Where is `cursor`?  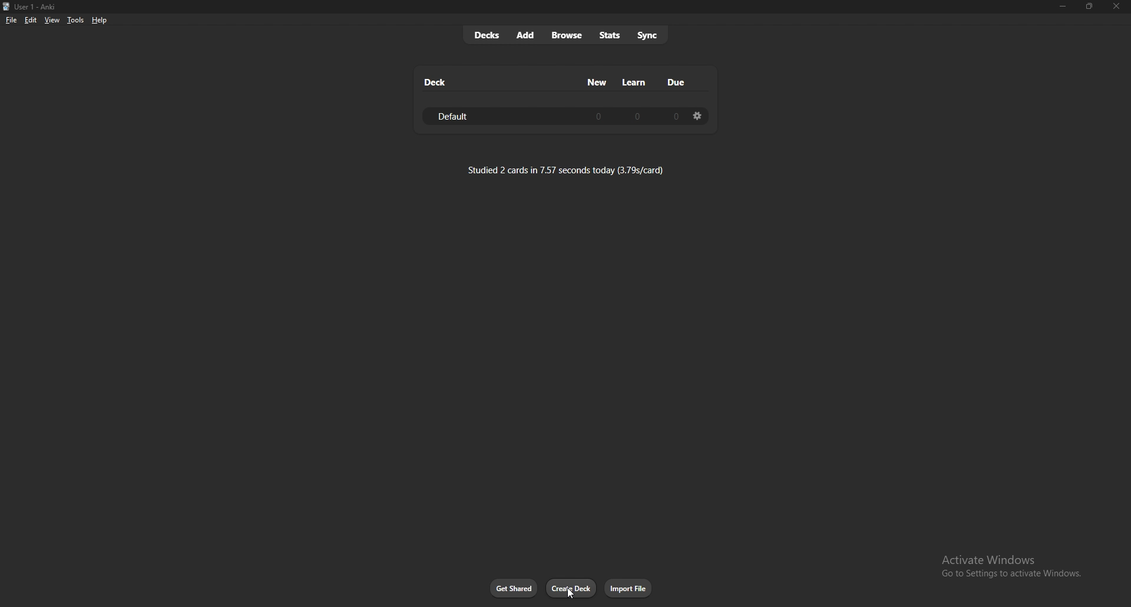 cursor is located at coordinates (572, 593).